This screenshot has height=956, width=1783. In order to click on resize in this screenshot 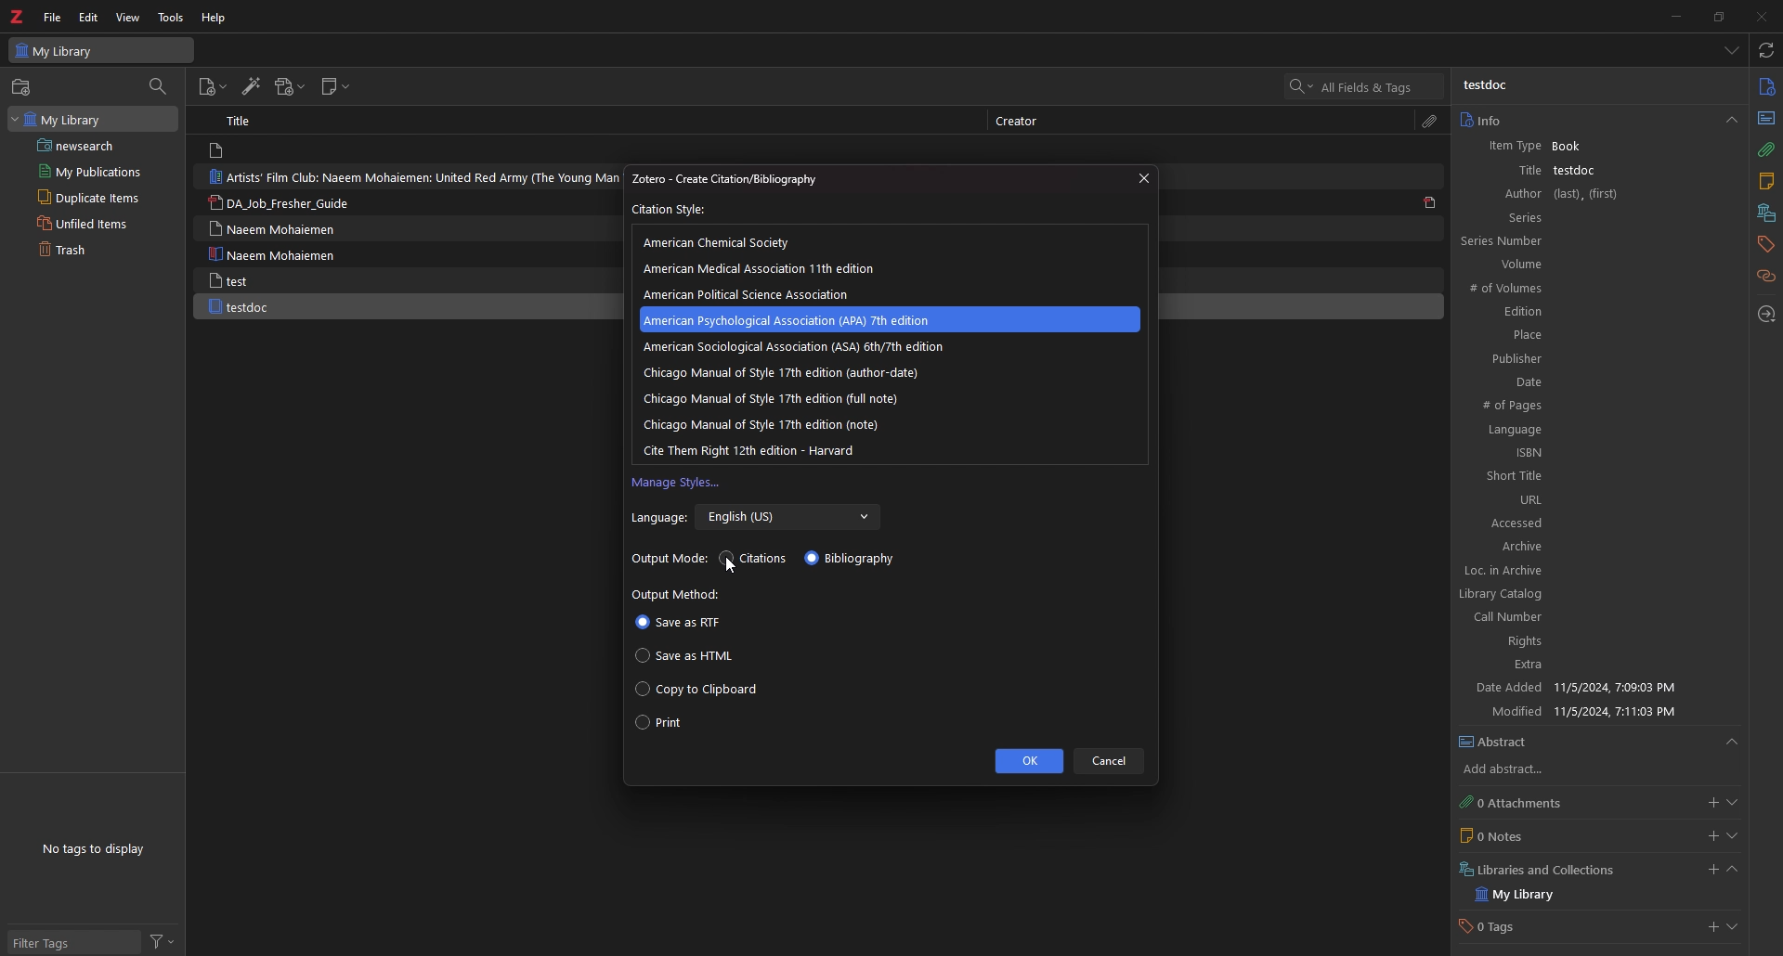, I will do `click(1718, 16)`.